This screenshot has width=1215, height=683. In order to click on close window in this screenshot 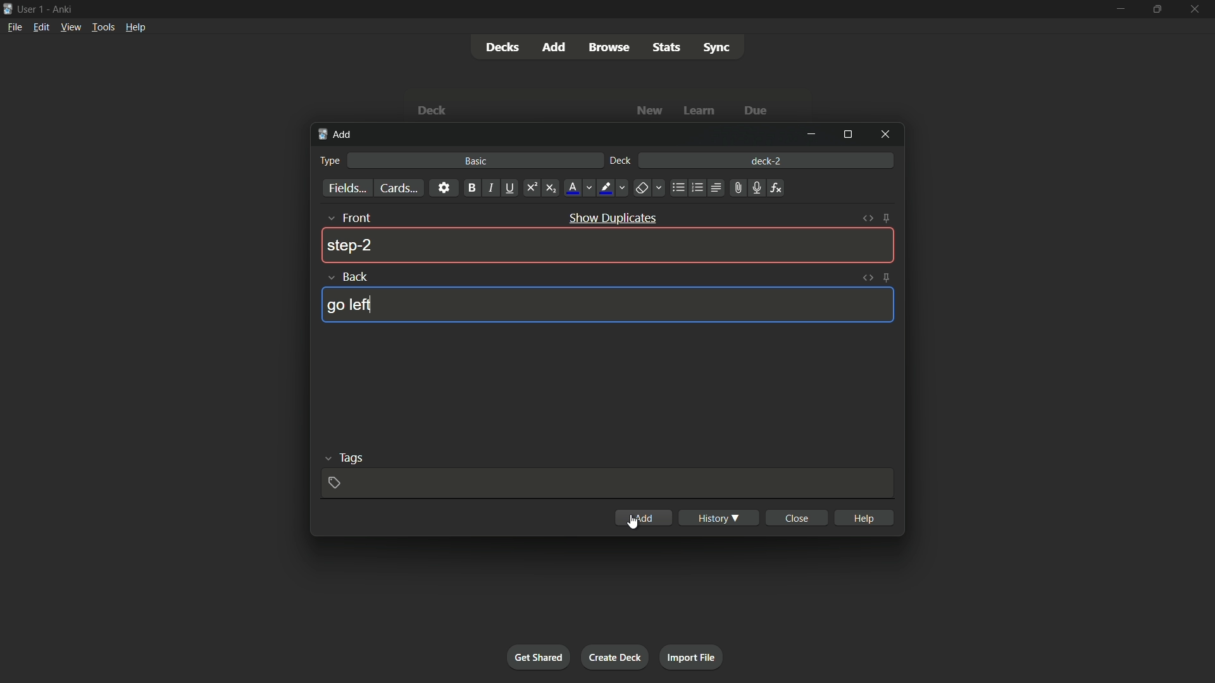, I will do `click(883, 134)`.